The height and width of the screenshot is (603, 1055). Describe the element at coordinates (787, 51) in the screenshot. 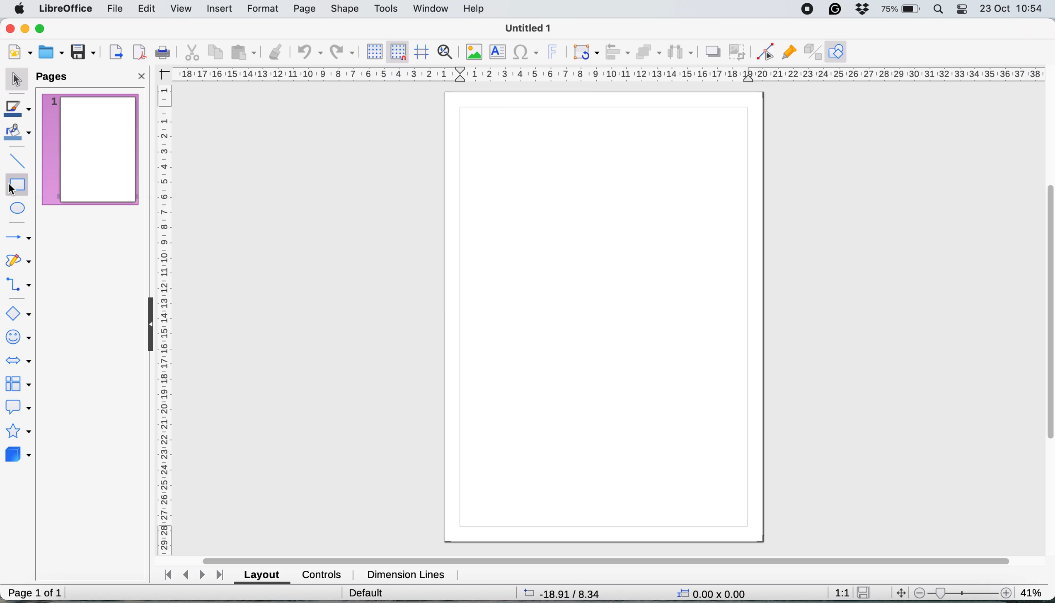

I see `show gluepoint functions` at that location.